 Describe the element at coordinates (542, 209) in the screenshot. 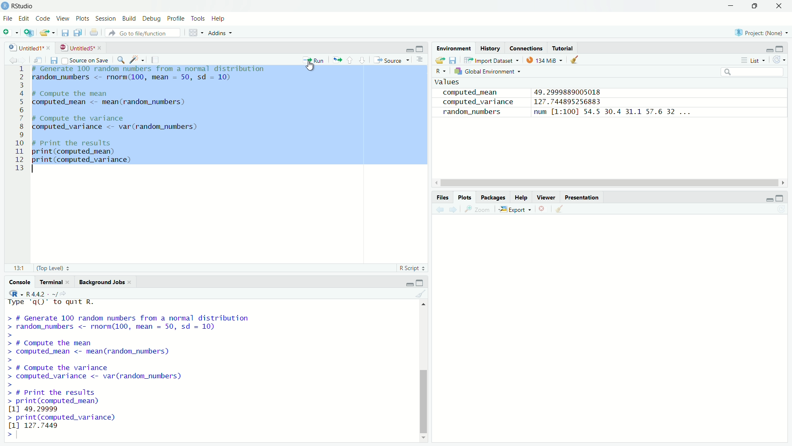

I see `remove the current plot` at that location.